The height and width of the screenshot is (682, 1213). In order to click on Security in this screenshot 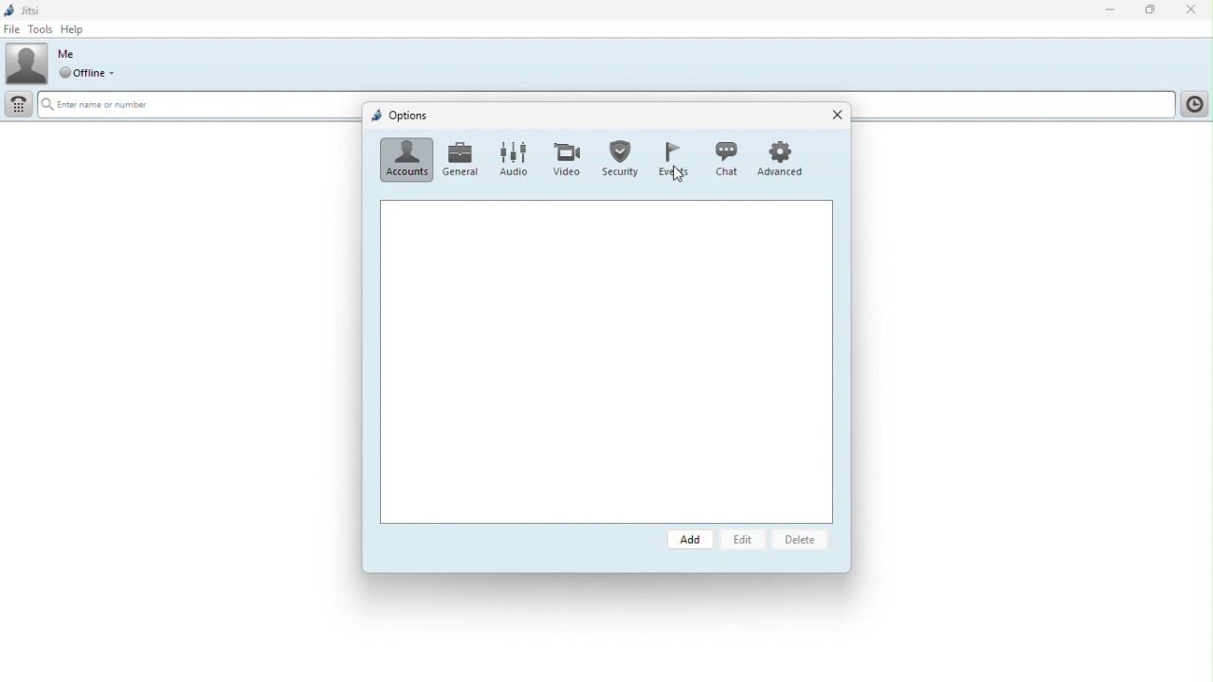, I will do `click(618, 155)`.